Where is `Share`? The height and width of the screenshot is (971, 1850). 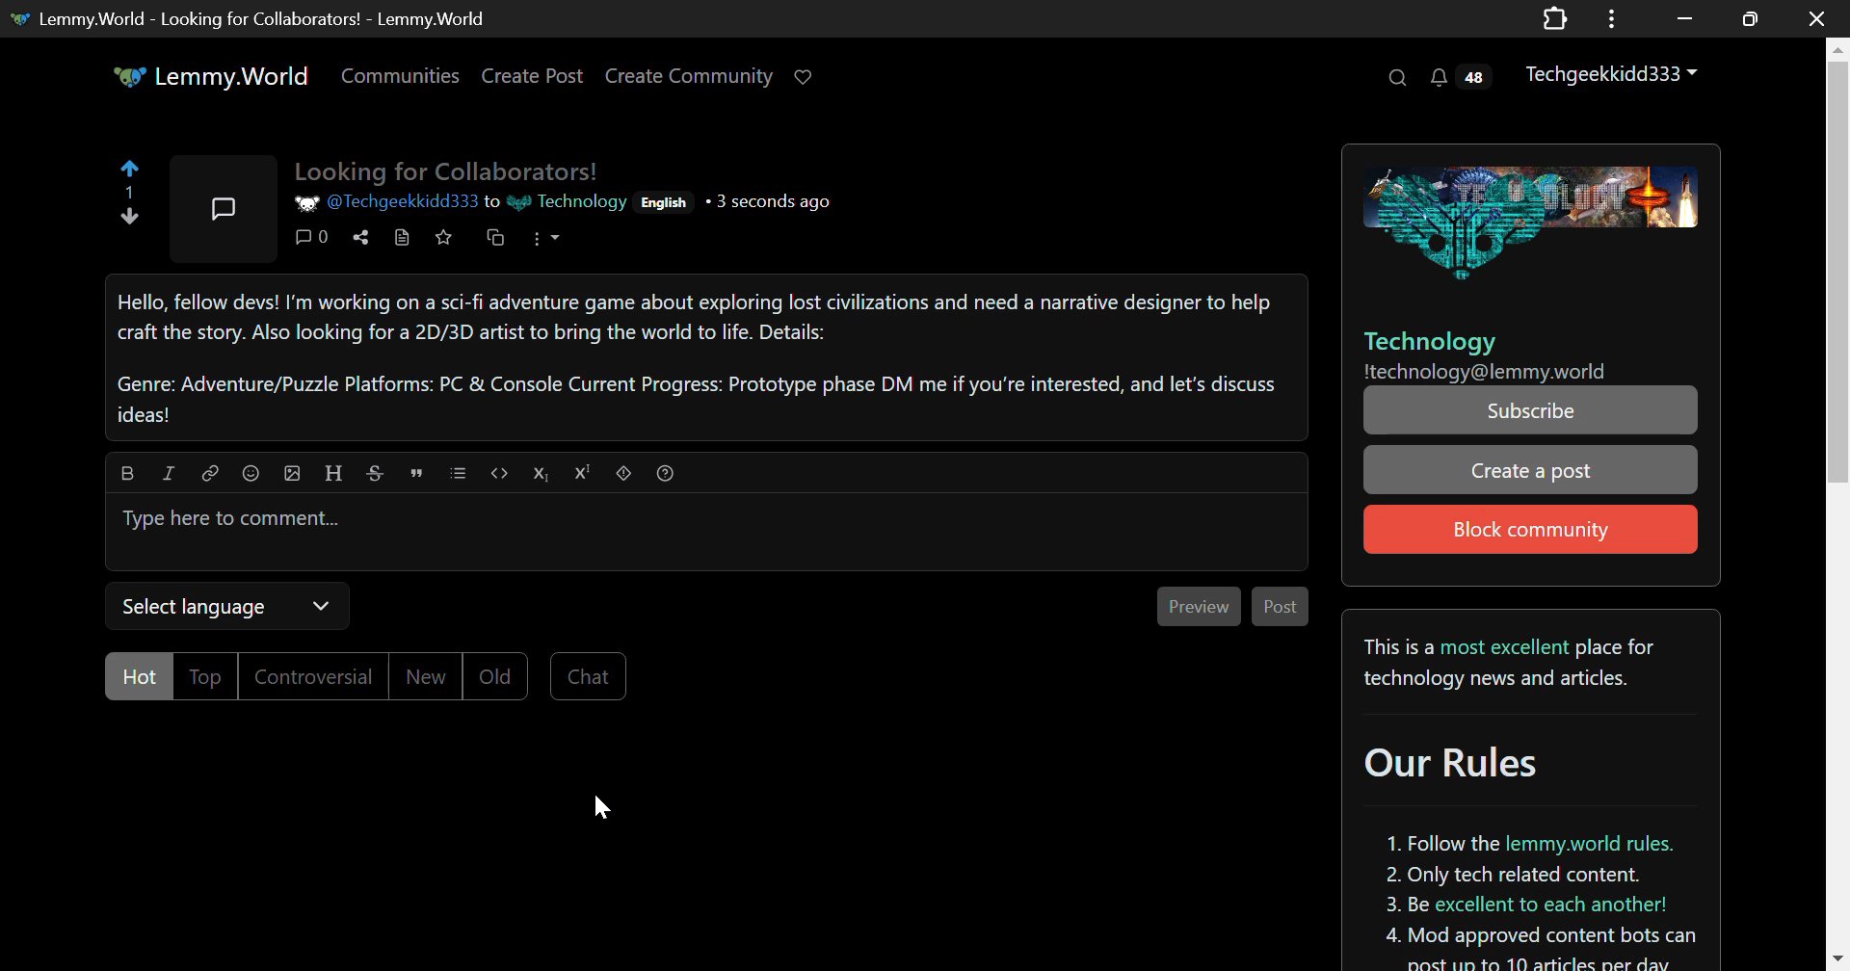
Share is located at coordinates (364, 239).